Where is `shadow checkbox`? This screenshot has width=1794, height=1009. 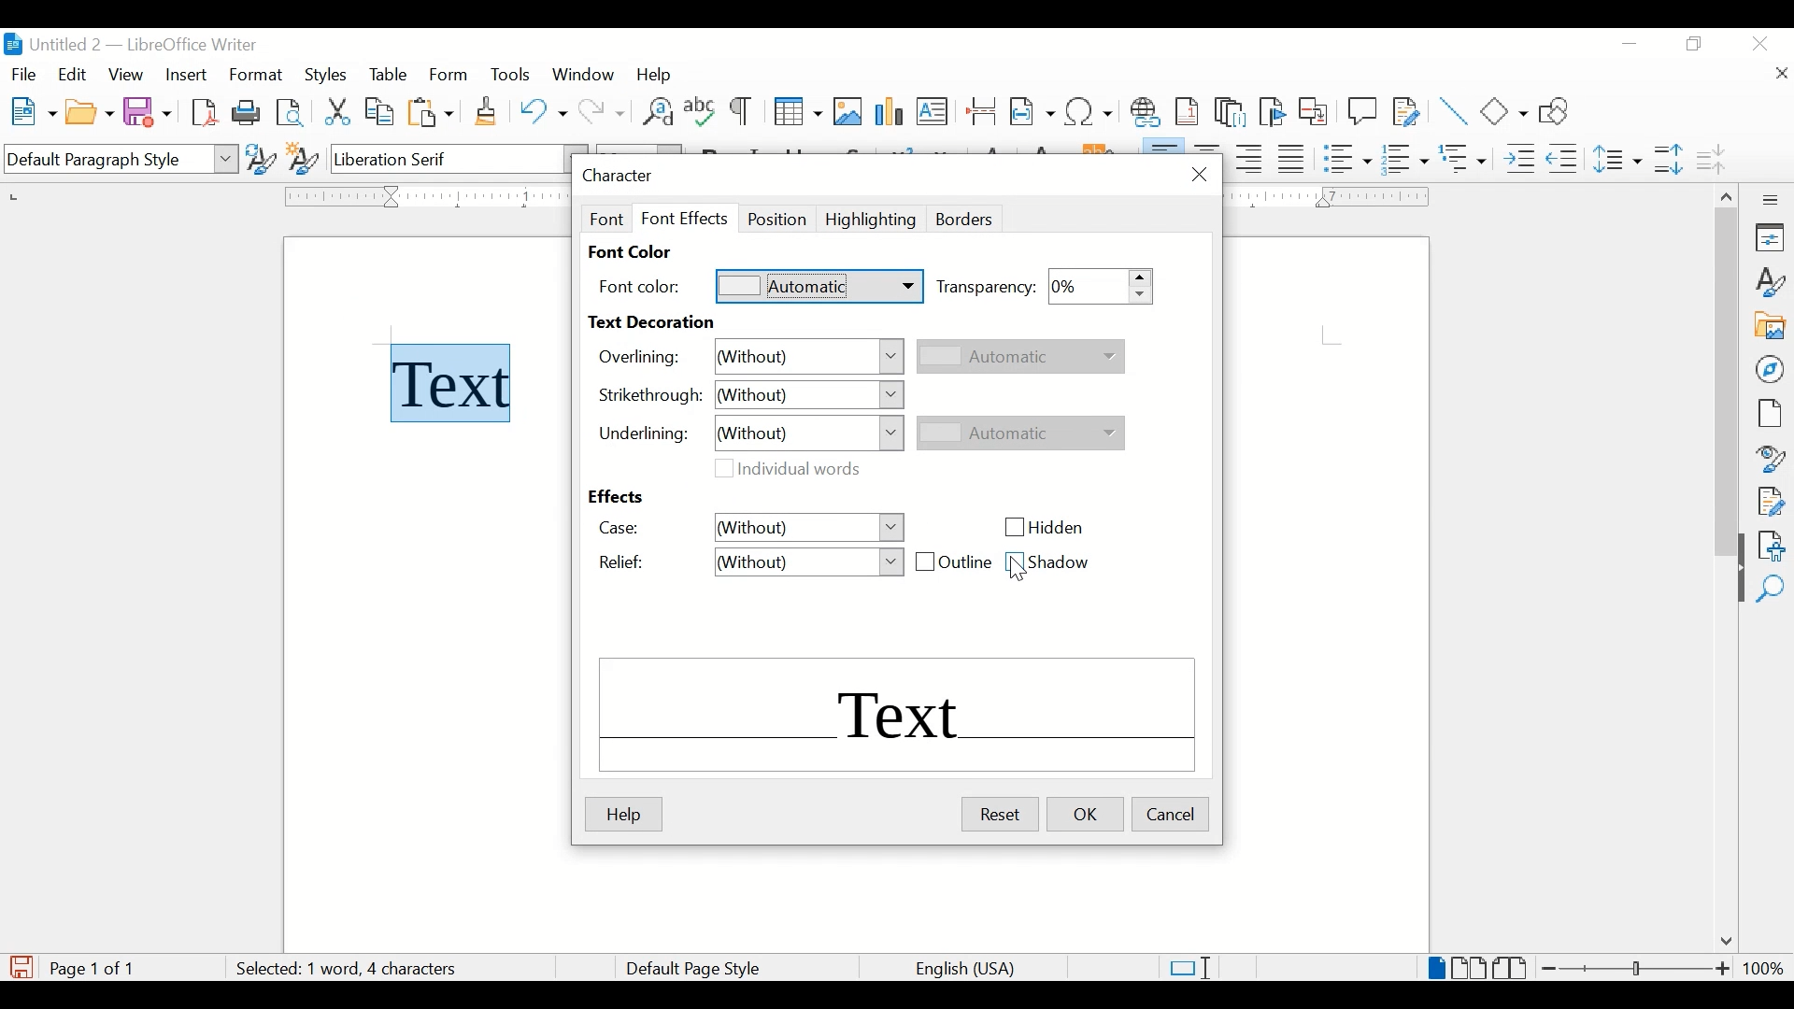
shadow checkbox is located at coordinates (1050, 564).